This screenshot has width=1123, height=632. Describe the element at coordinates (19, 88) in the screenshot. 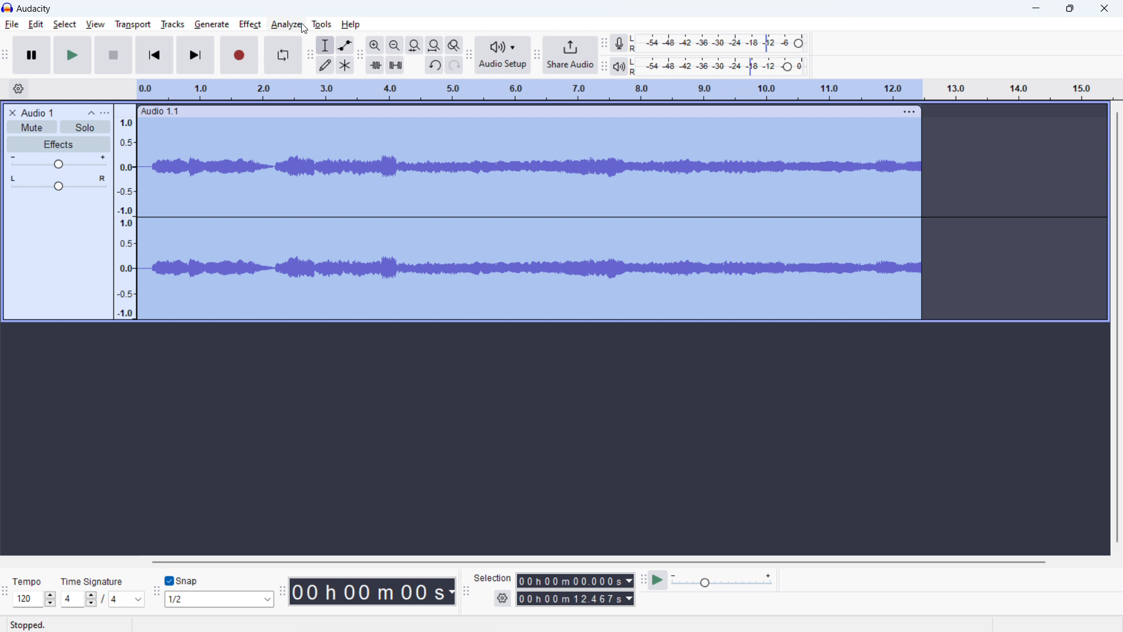

I see `timeline settings` at that location.